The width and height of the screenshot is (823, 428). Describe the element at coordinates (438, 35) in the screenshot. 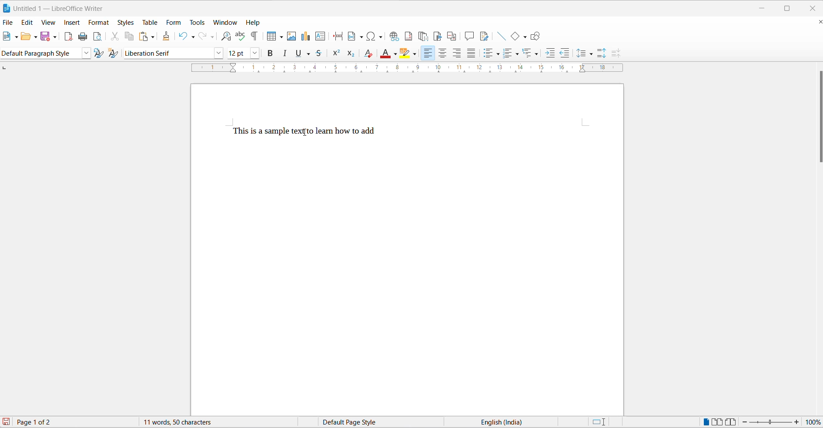

I see `insert bookmark` at that location.